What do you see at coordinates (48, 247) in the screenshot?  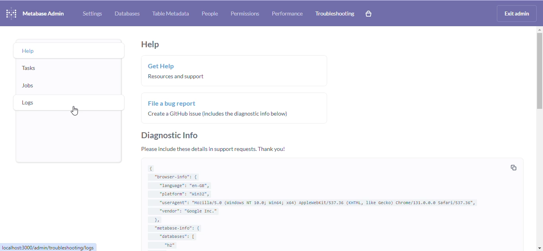 I see `link` at bounding box center [48, 247].